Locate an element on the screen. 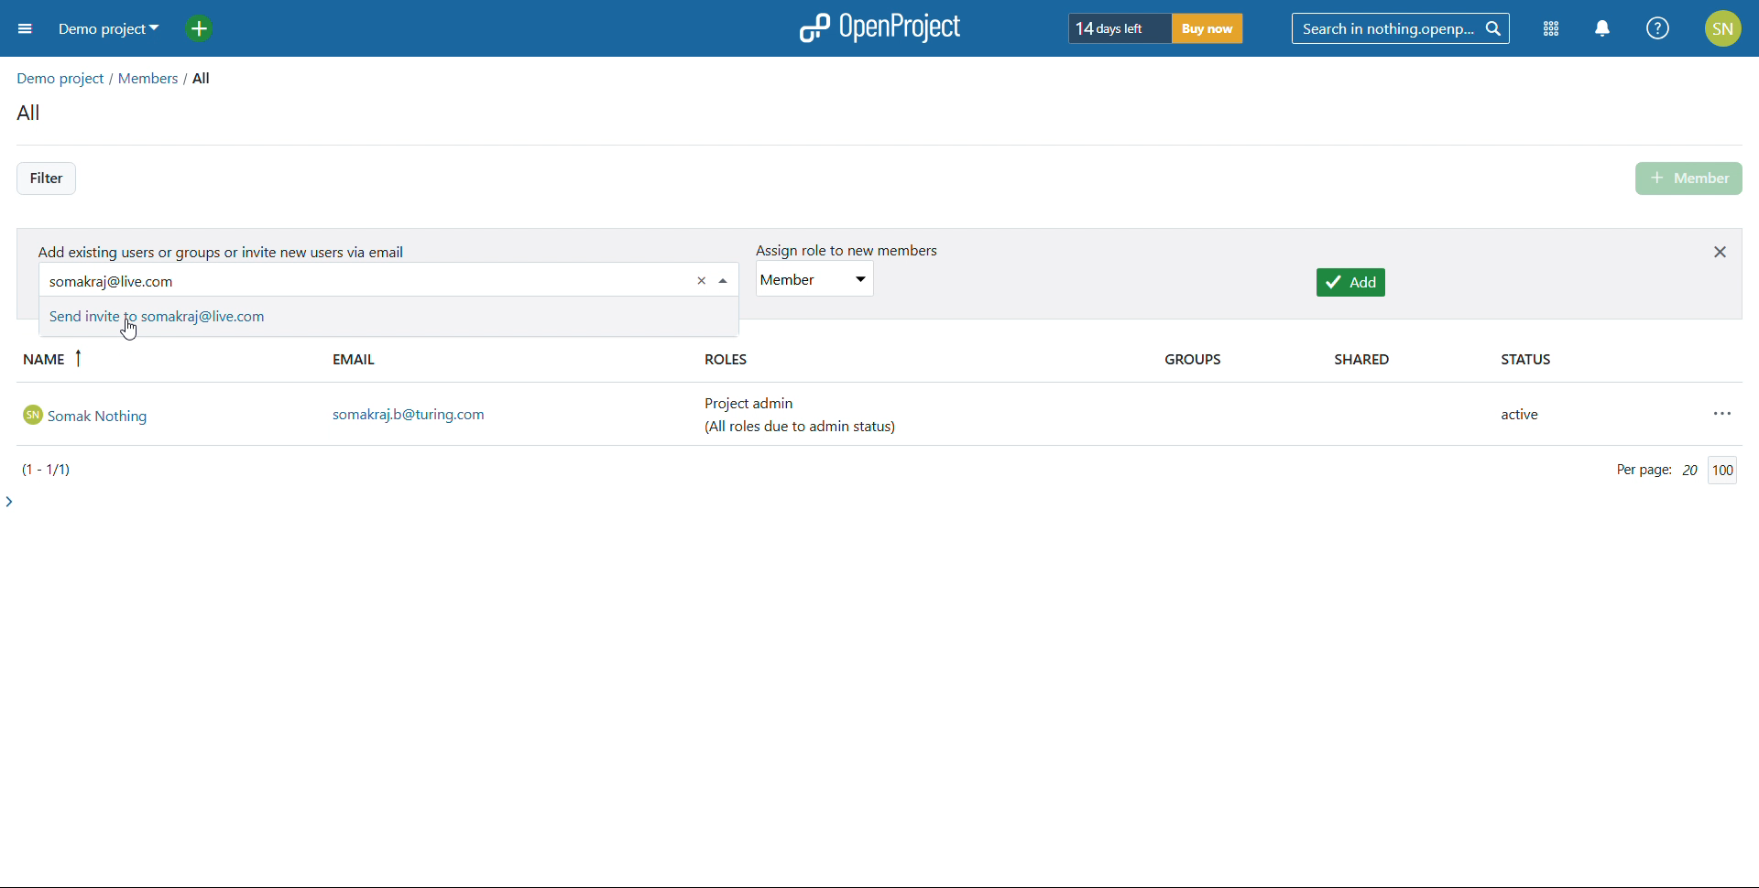  somakraj.b@turing.com is located at coordinates (509, 416).